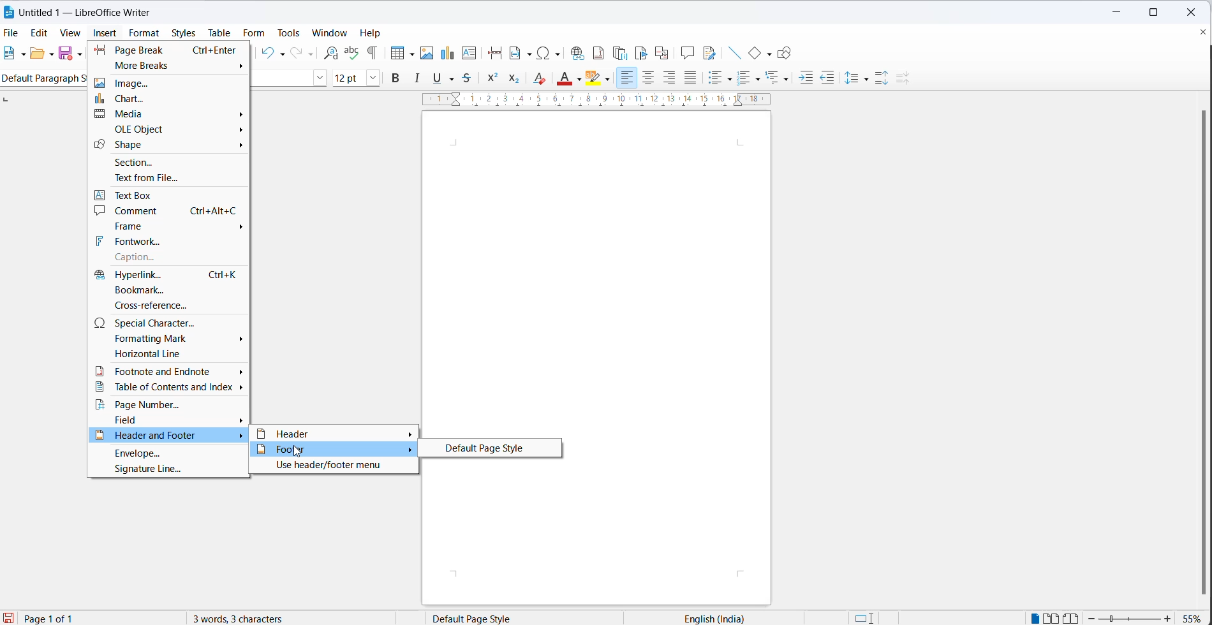 This screenshot has height=625, width=1212. Describe the element at coordinates (168, 65) in the screenshot. I see `more breaks` at that location.